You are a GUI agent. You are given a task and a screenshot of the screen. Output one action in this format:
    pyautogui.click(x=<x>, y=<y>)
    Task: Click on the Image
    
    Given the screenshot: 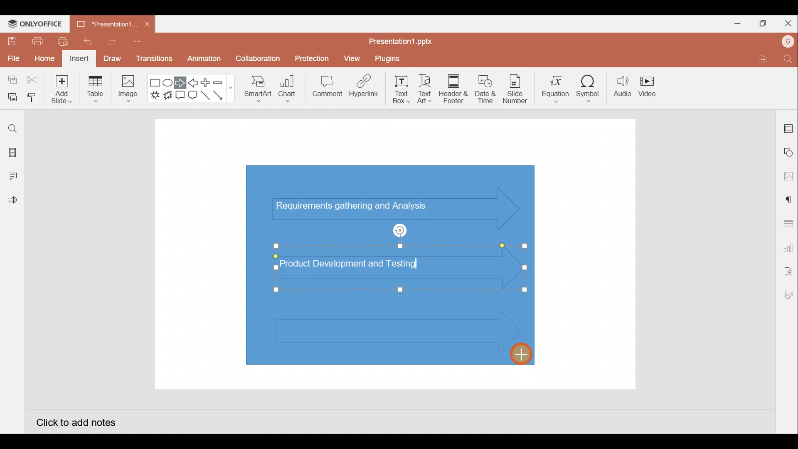 What is the action you would take?
    pyautogui.click(x=126, y=91)
    